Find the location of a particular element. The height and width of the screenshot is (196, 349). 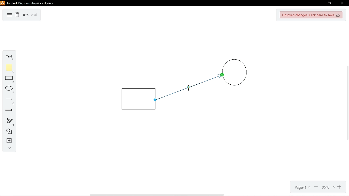

Unsaved changes. Click here to save. is located at coordinates (311, 15).